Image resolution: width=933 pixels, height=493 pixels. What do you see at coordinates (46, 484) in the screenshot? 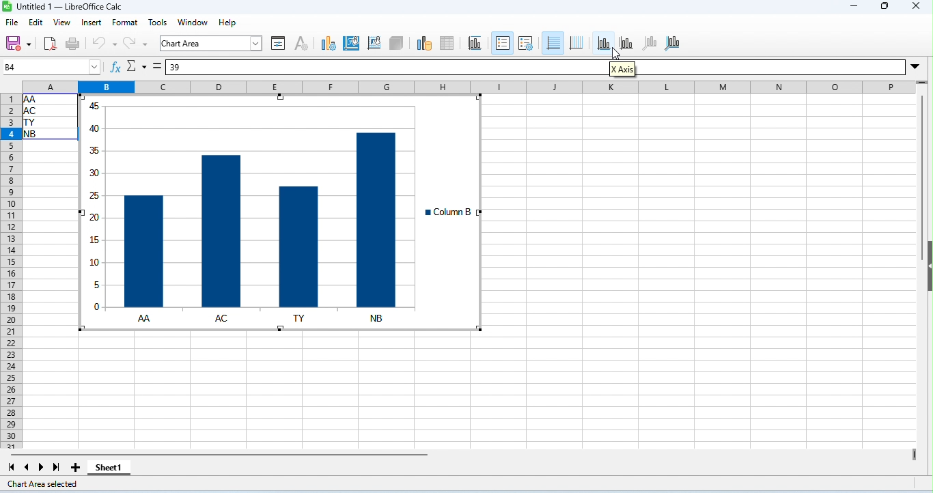
I see `chart area selected` at bounding box center [46, 484].